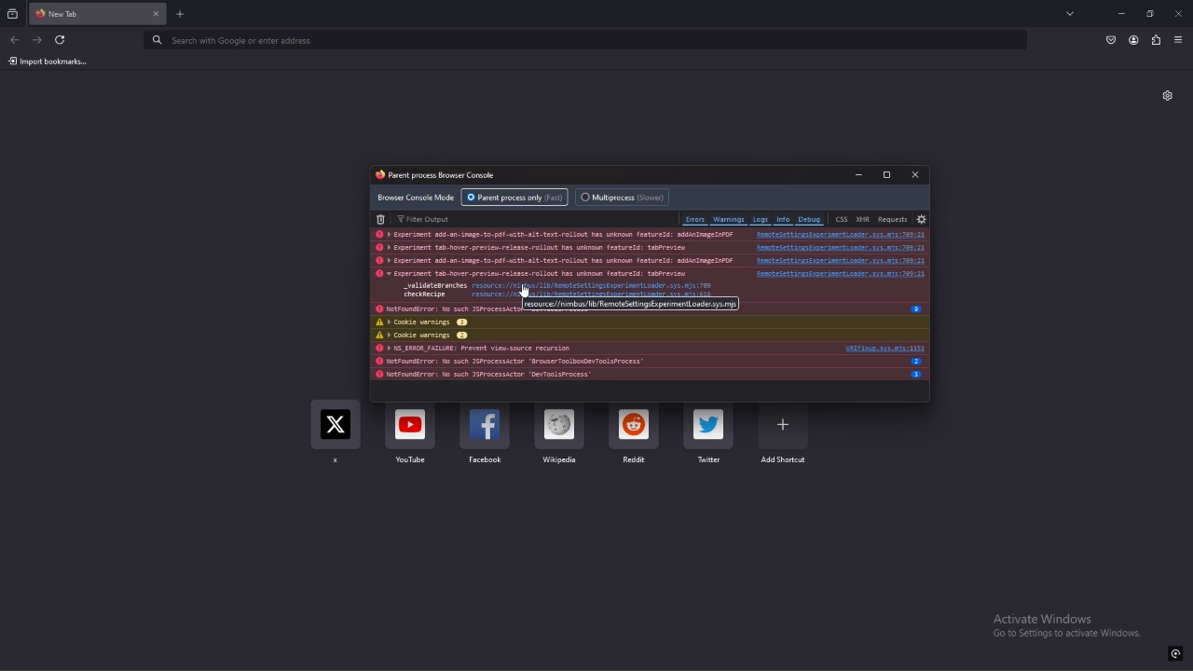 This screenshot has width=1193, height=671. I want to click on log, so click(554, 235).